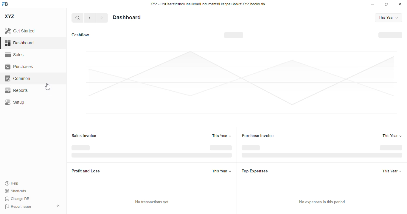 The image size is (407, 214). Describe the element at coordinates (17, 199) in the screenshot. I see `change DB` at that location.